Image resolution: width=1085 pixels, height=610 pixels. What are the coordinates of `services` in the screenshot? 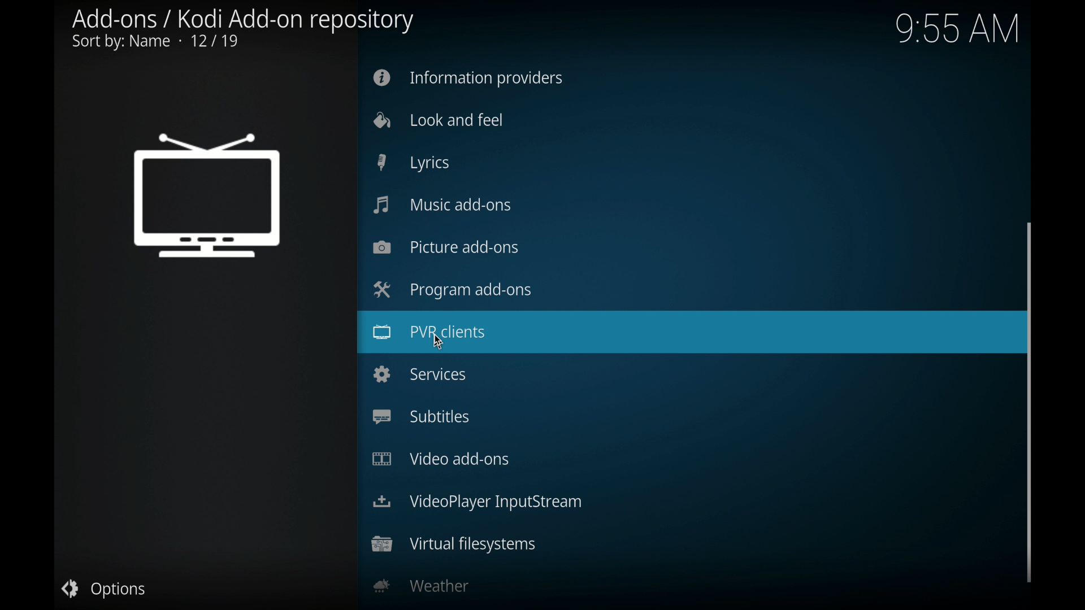 It's located at (419, 374).